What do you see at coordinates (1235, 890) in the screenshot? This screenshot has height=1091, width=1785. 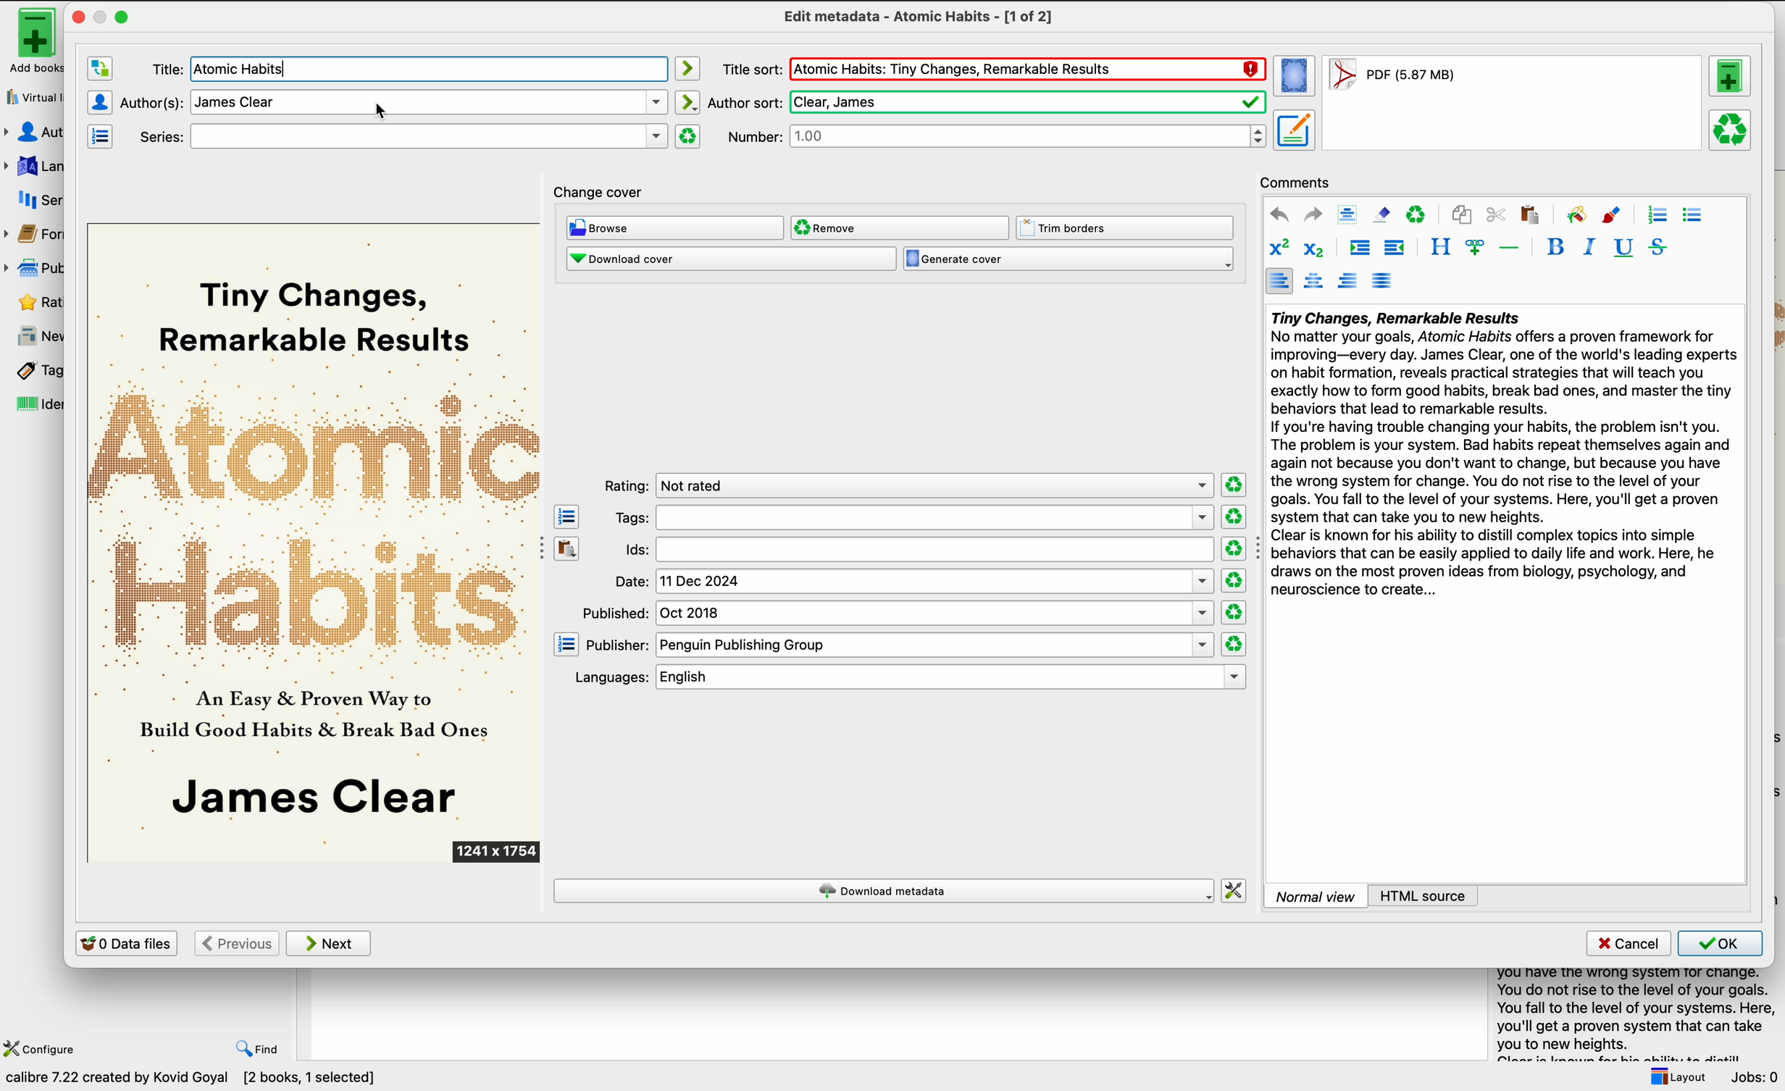 I see `change how calibre downloads metadata` at bounding box center [1235, 890].